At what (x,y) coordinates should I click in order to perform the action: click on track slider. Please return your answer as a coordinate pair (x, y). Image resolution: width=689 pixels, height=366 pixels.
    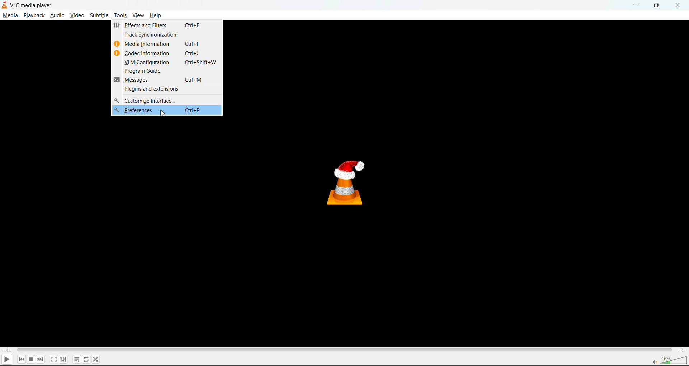
    Looking at the image, I should click on (342, 349).